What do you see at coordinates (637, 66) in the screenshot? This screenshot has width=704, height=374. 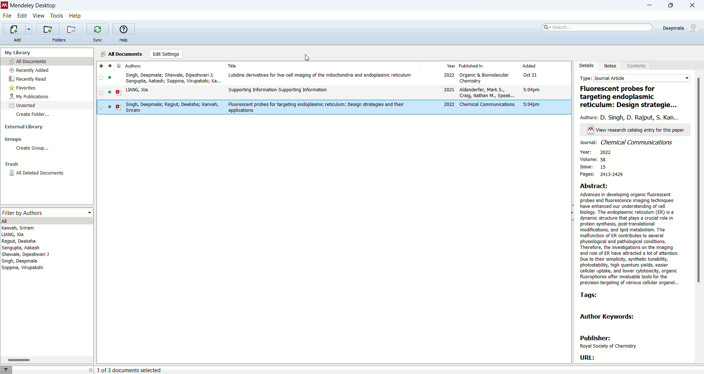 I see `content` at bounding box center [637, 66].